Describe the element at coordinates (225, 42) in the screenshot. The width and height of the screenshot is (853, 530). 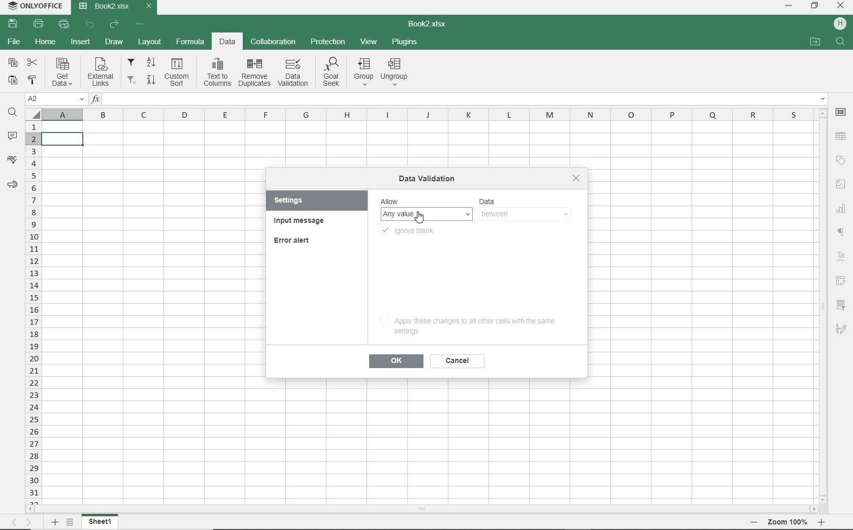
I see `DATA` at that location.